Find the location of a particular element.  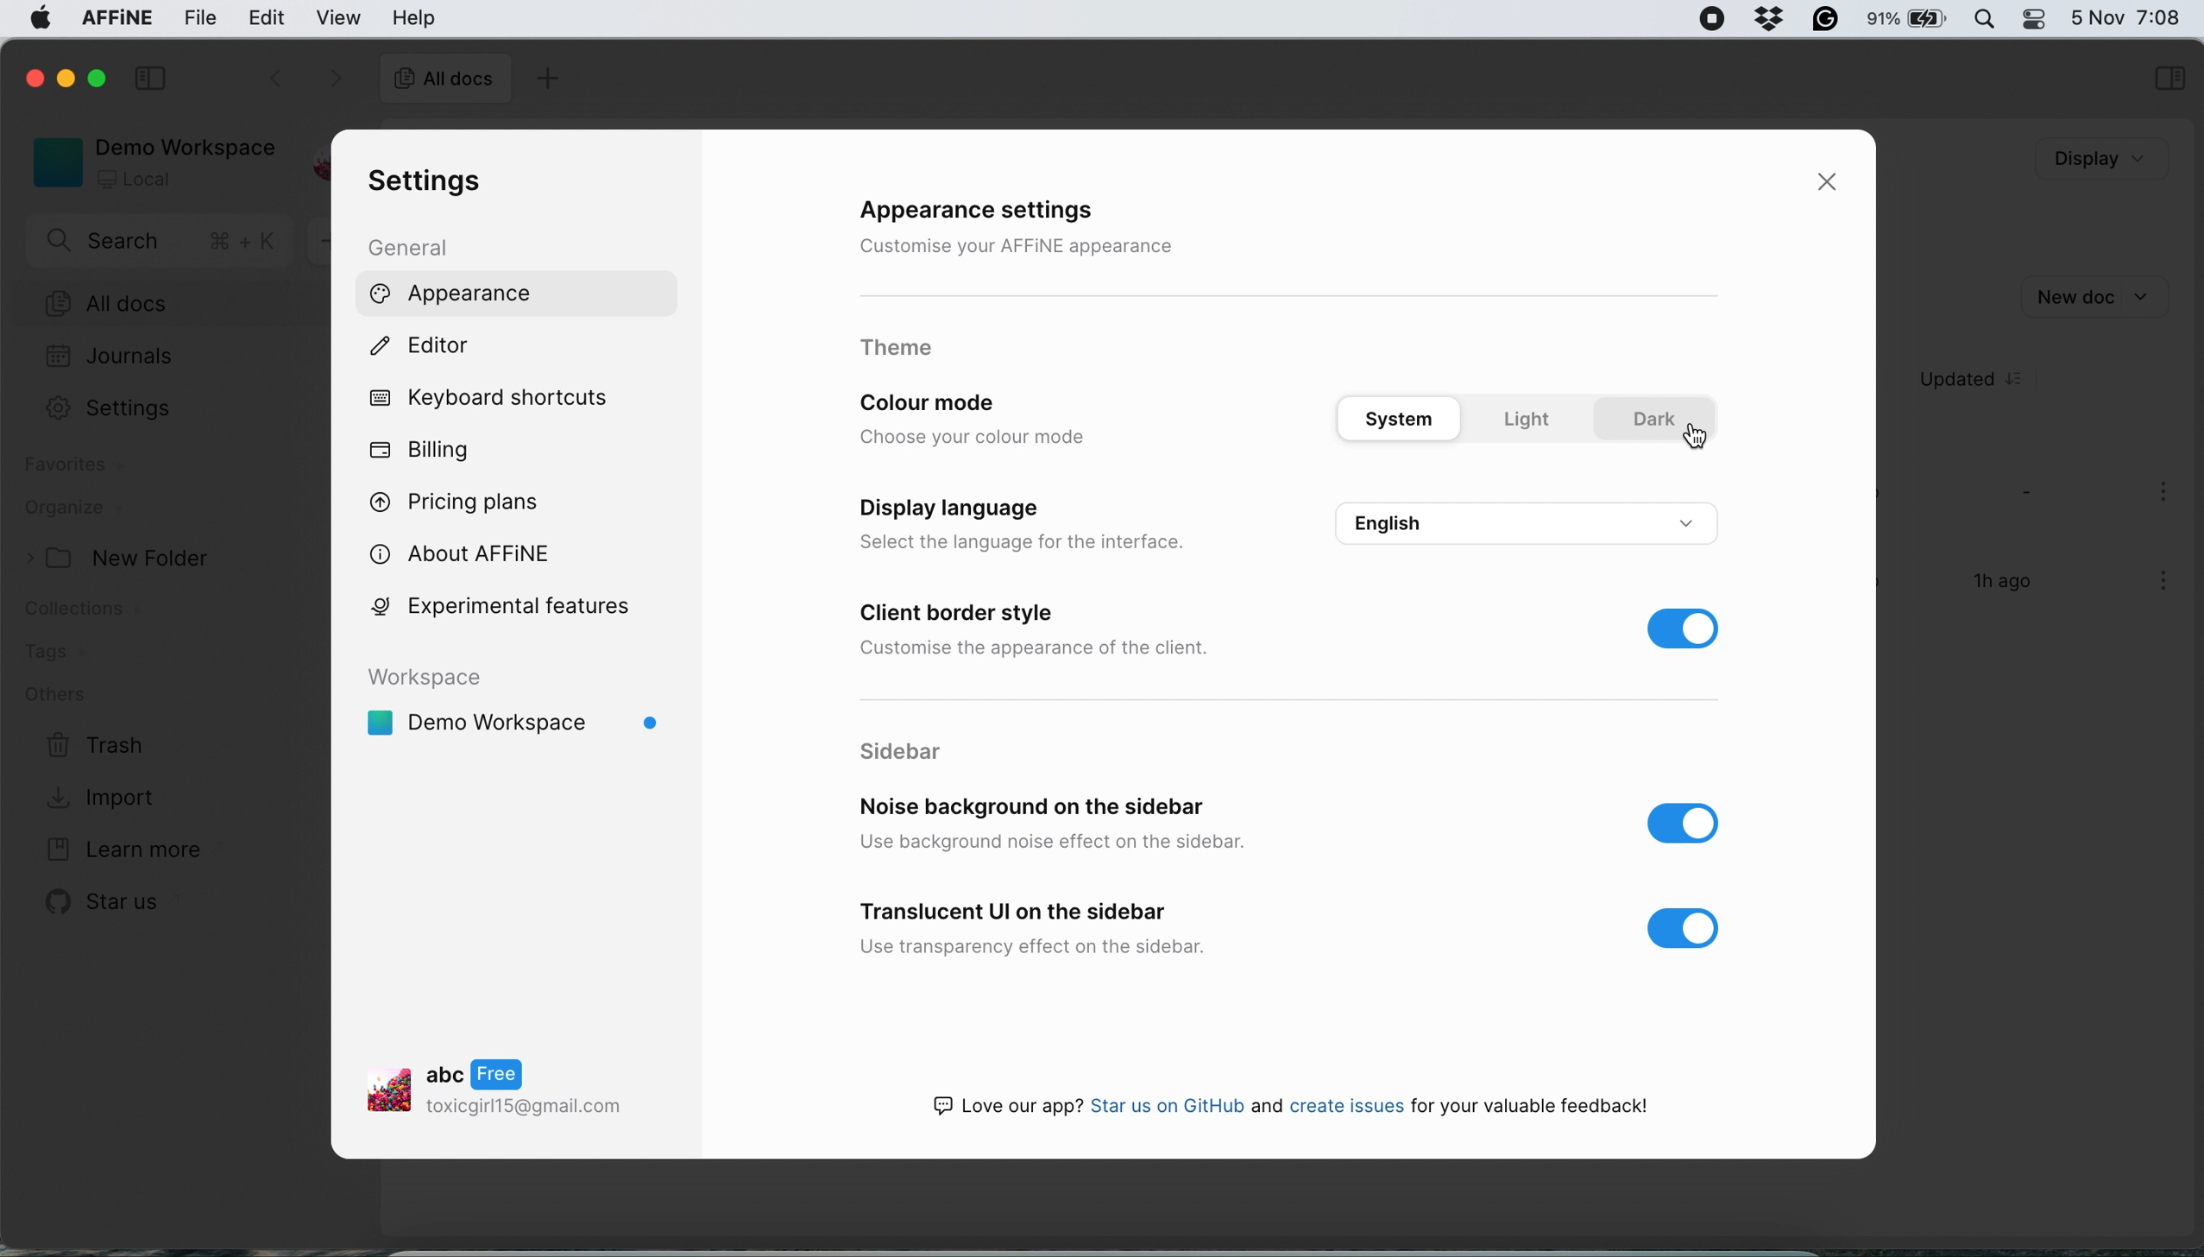

about is located at coordinates (471, 553).